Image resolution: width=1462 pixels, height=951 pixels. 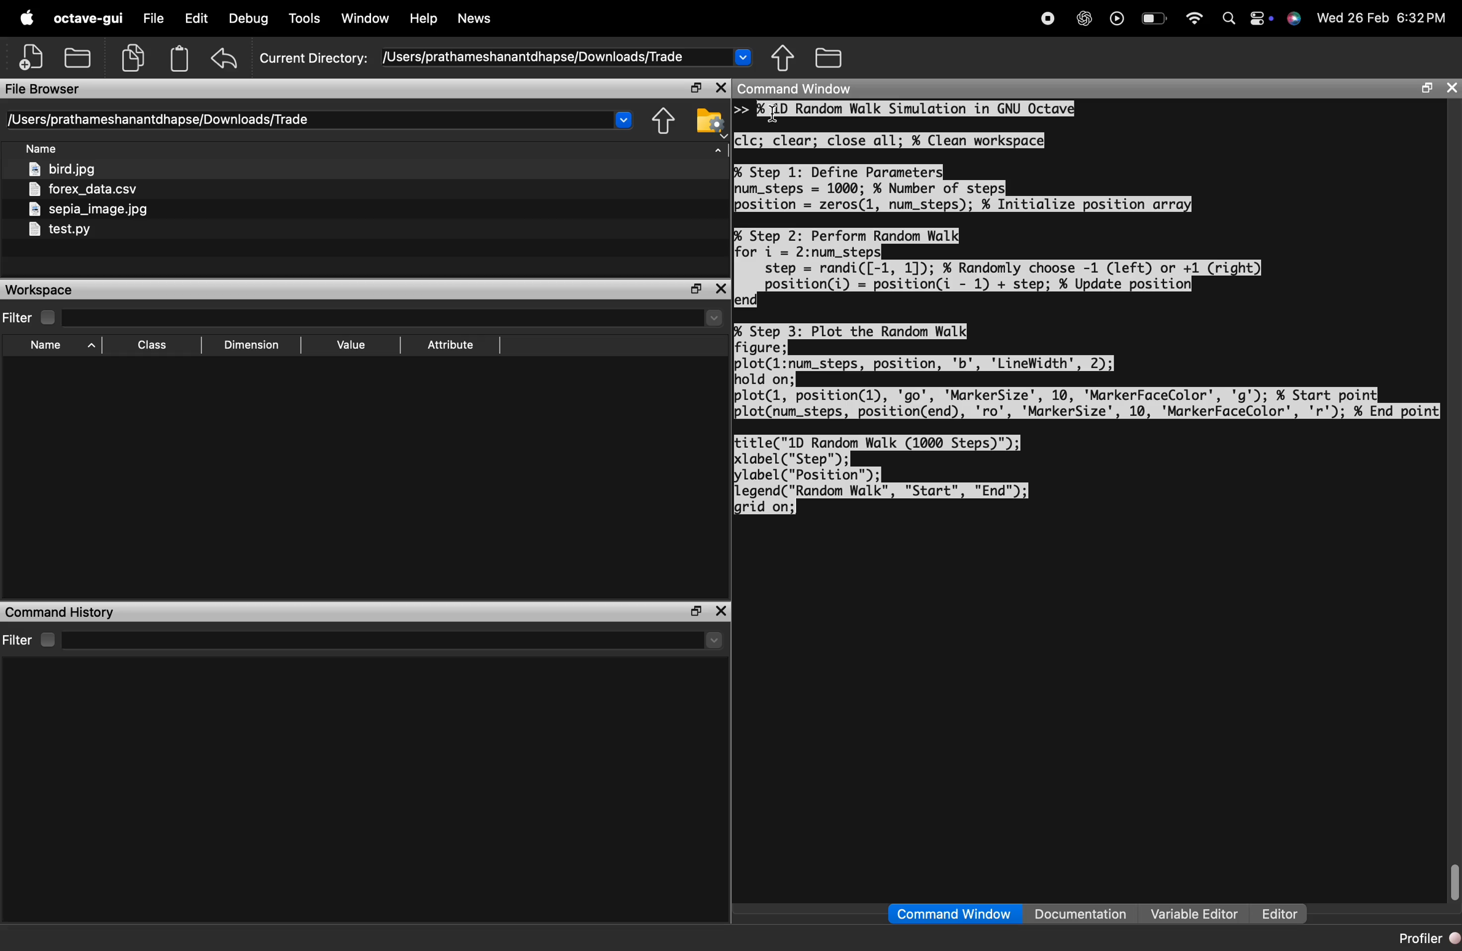 I want to click on command window, so click(x=803, y=89).